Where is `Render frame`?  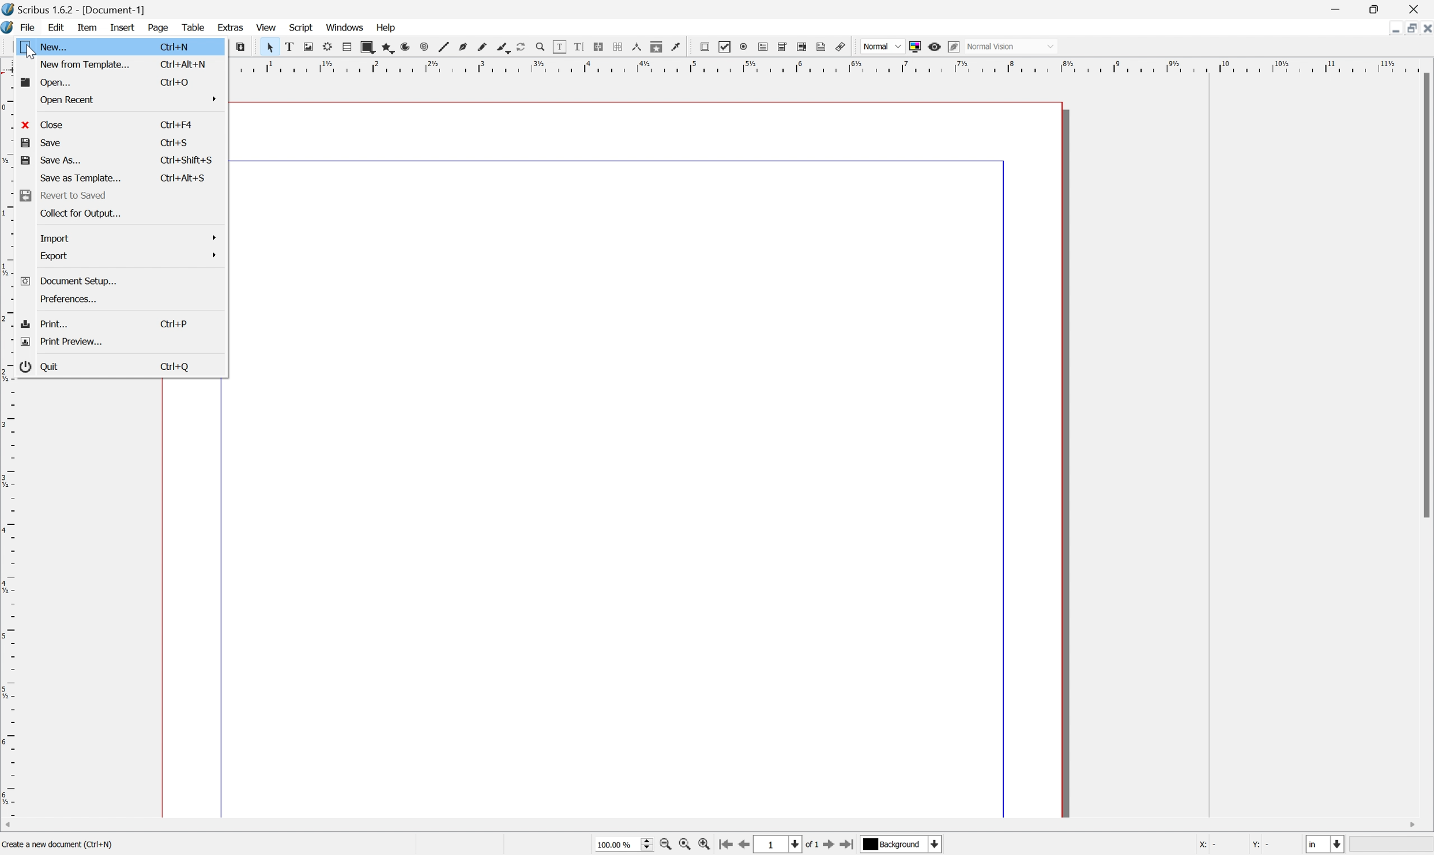 Render frame is located at coordinates (326, 47).